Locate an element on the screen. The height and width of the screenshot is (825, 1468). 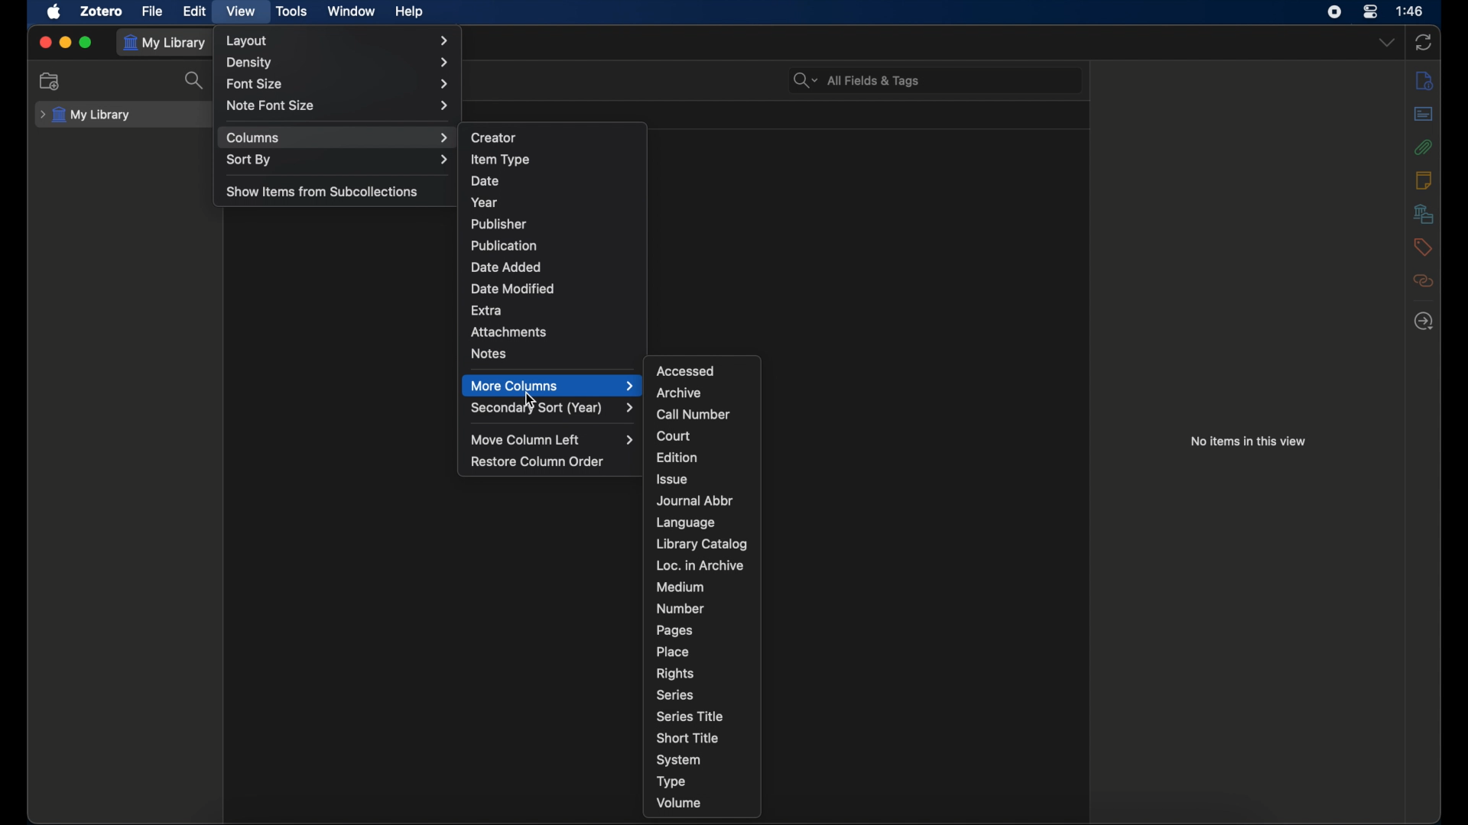
series is located at coordinates (674, 695).